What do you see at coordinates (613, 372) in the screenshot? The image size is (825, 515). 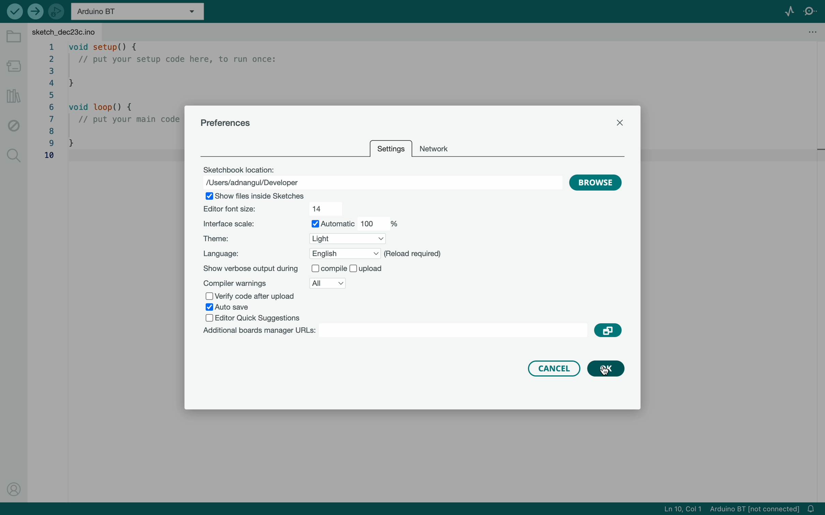 I see `curser` at bounding box center [613, 372].